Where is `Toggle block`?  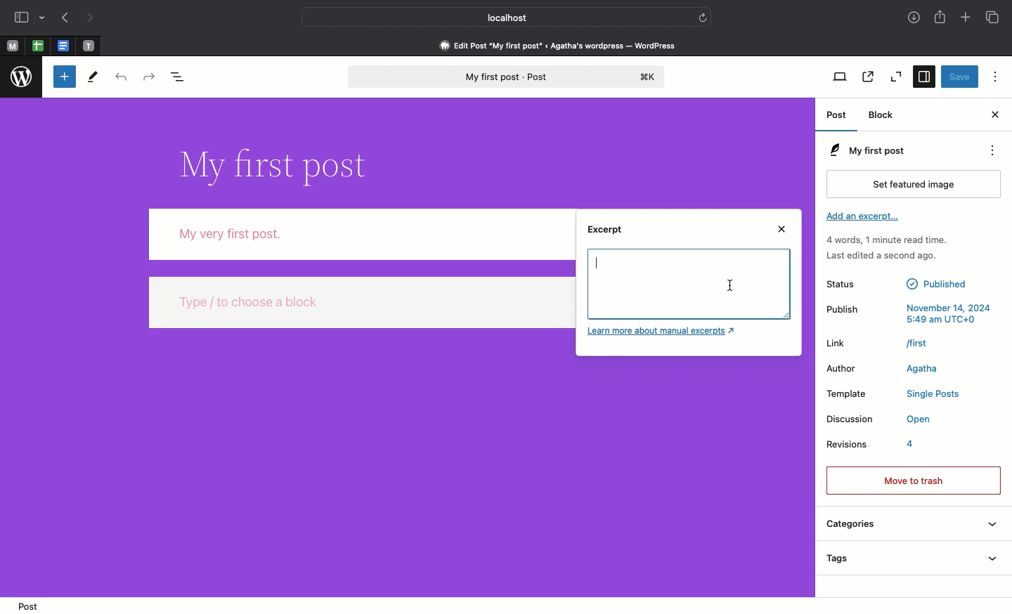
Toggle block is located at coordinates (63, 77).